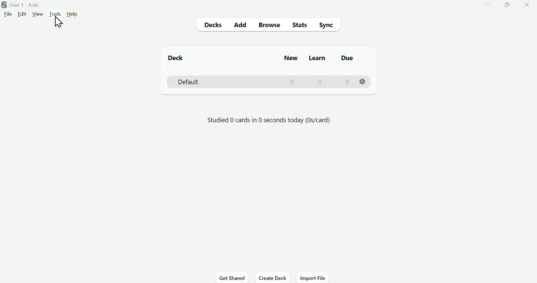  What do you see at coordinates (327, 25) in the screenshot?
I see `Sync` at bounding box center [327, 25].